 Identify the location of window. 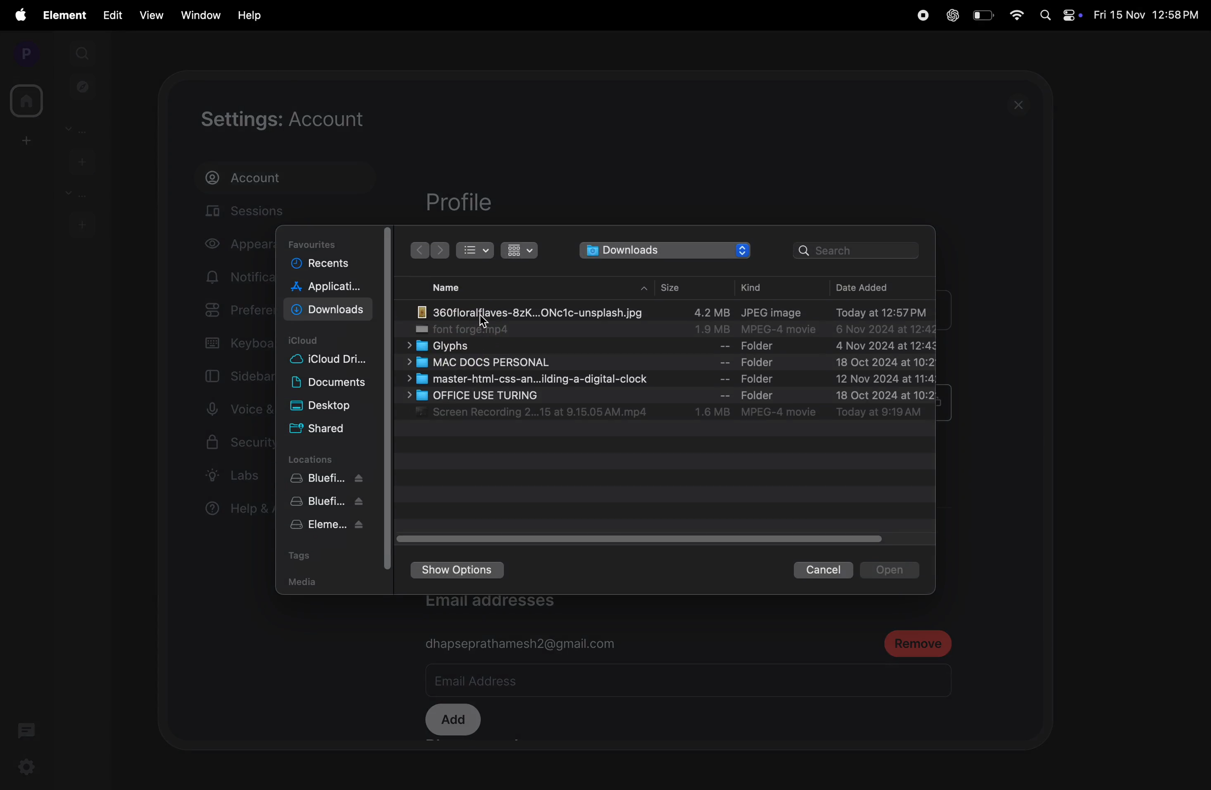
(198, 14).